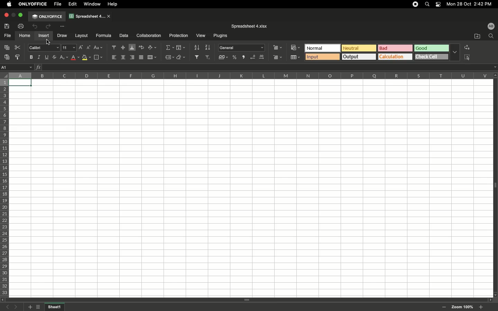 This screenshot has width=498, height=311. Describe the element at coordinates (495, 294) in the screenshot. I see `scroll down` at that location.